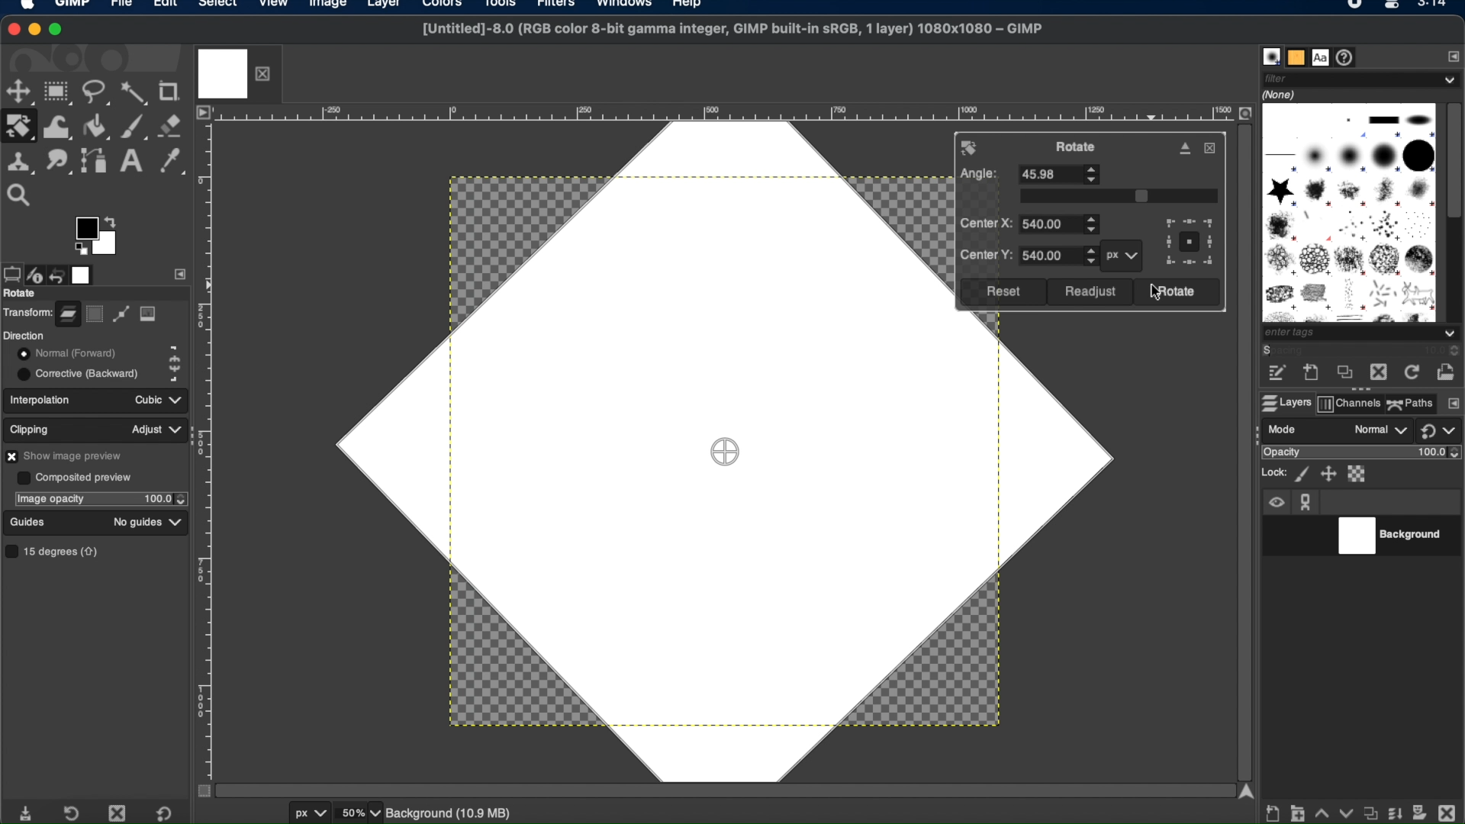 The height and width of the screenshot is (824, 1465). I want to click on guides dropdown, so click(177, 523).